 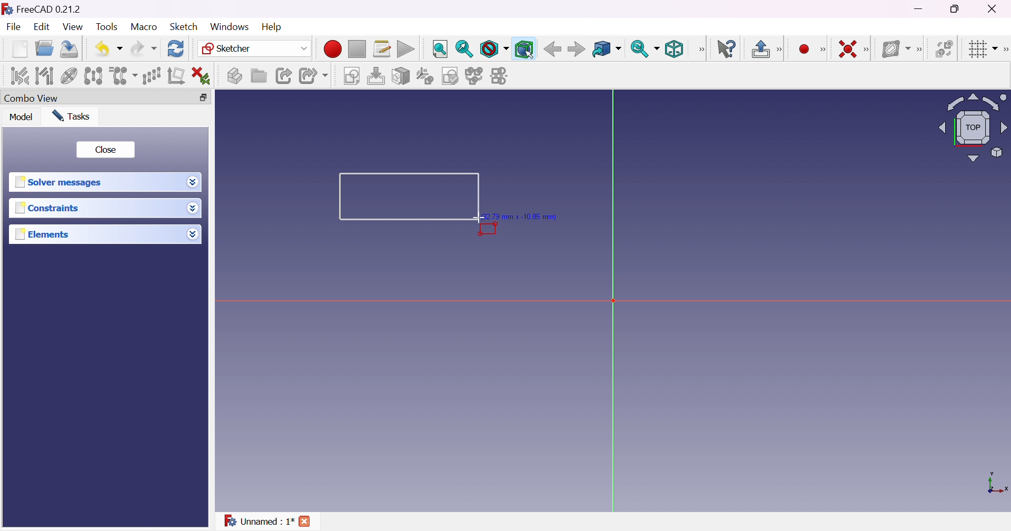 I want to click on Constraints, so click(x=48, y=208).